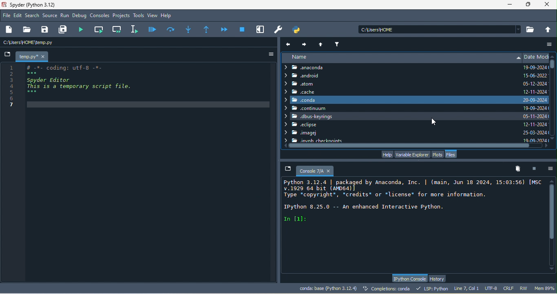 Image resolution: width=557 pixels, height=294 pixels. I want to click on help, so click(168, 16).